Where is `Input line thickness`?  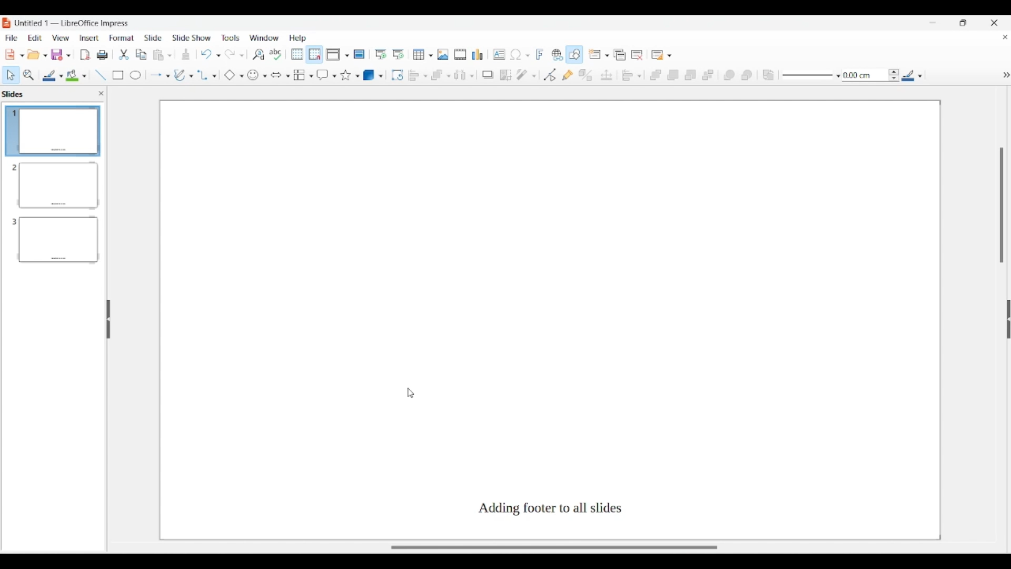 Input line thickness is located at coordinates (865, 75).